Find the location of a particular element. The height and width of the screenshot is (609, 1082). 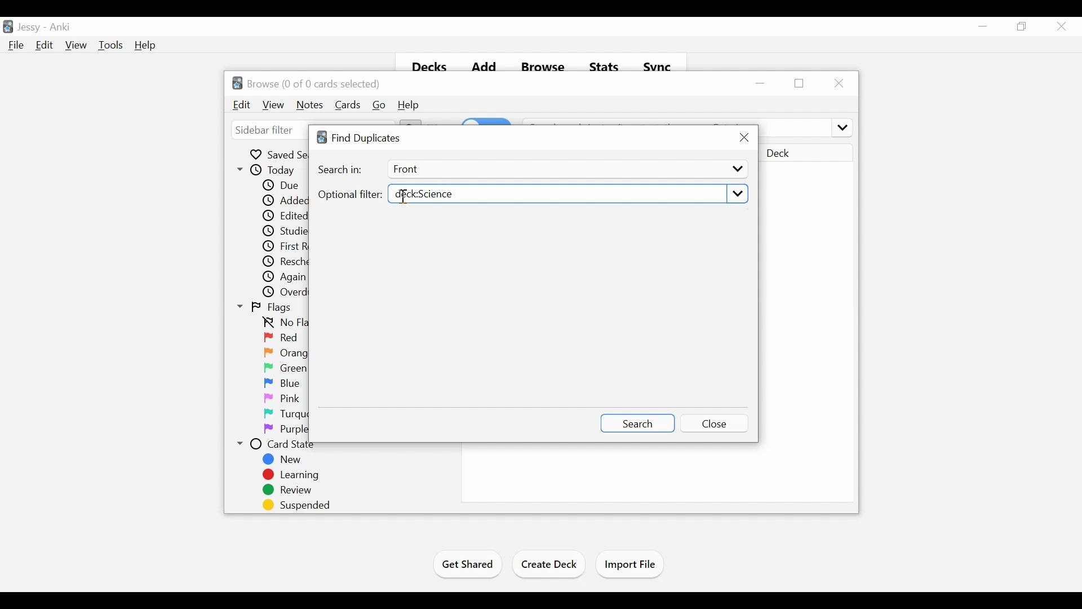

Suspended is located at coordinates (294, 505).